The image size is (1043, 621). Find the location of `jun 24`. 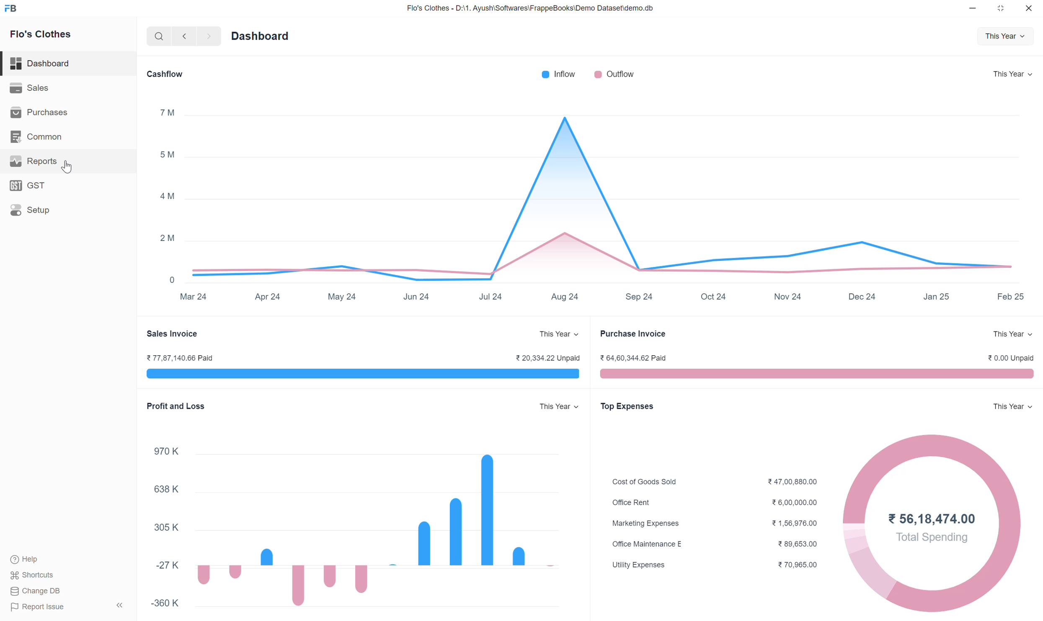

jun 24 is located at coordinates (416, 297).